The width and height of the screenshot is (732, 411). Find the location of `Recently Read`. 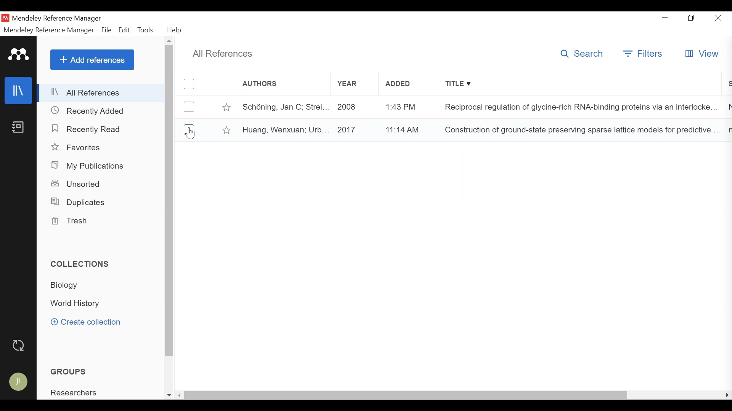

Recently Read is located at coordinates (87, 128).